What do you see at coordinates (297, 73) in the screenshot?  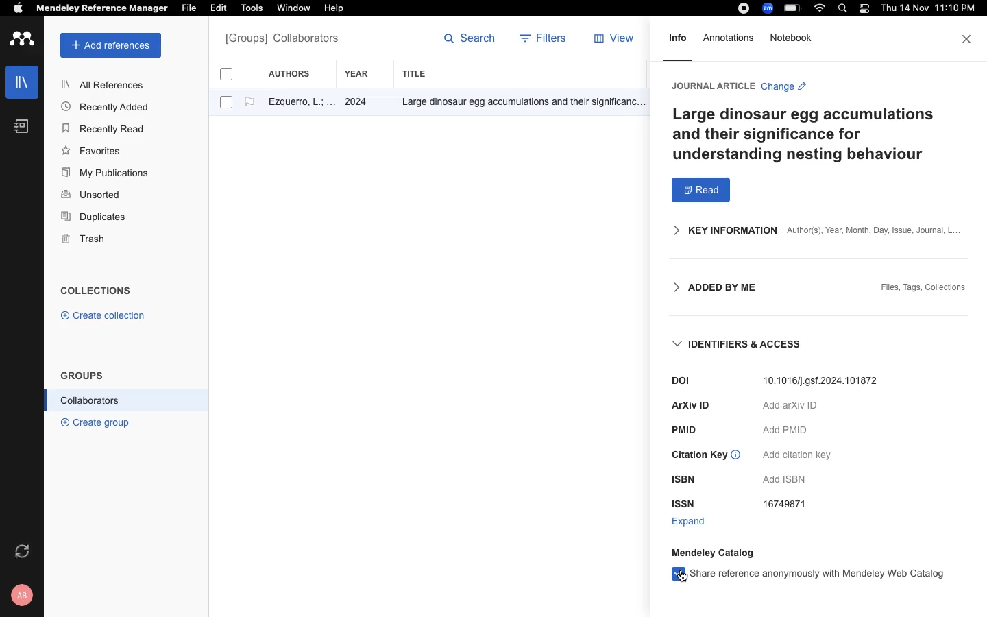 I see `authors` at bounding box center [297, 73].